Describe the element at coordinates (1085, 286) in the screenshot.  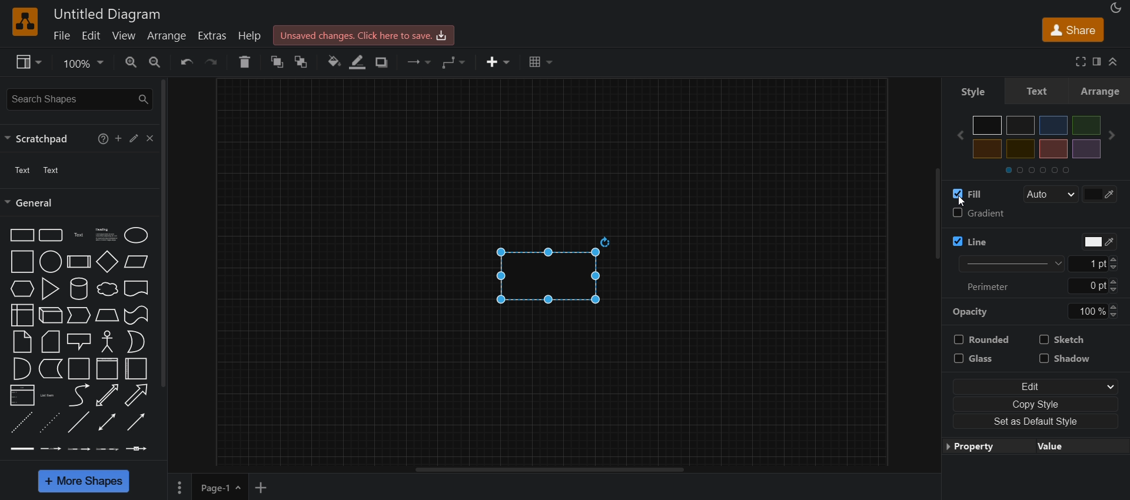
I see `current perimeter` at that location.